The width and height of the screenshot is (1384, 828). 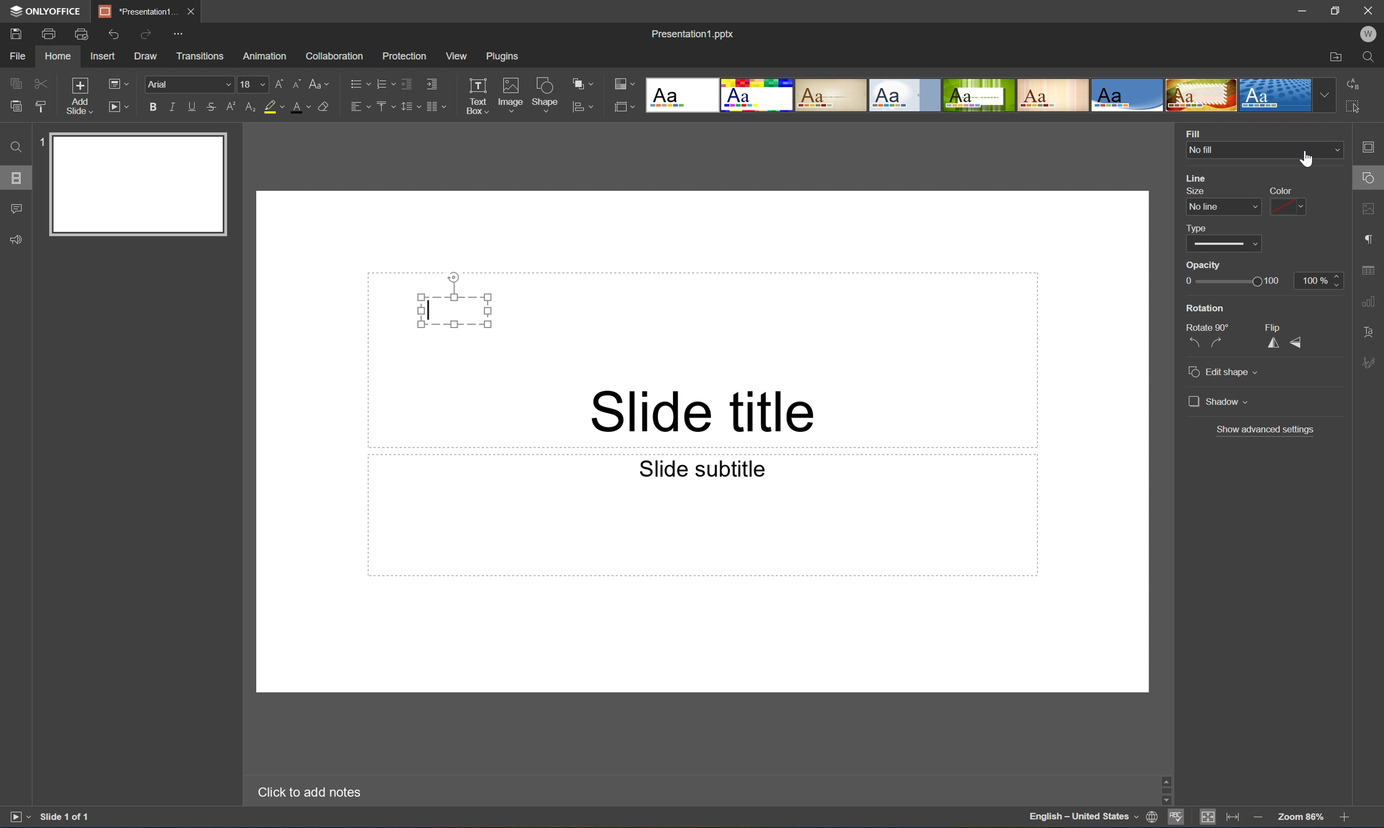 What do you see at coordinates (232, 107) in the screenshot?
I see `Superscript` at bounding box center [232, 107].